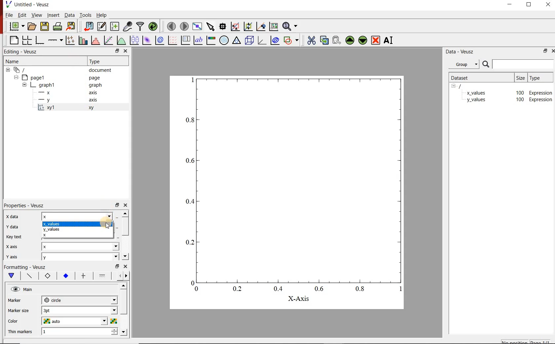 The width and height of the screenshot is (555, 344). What do you see at coordinates (336, 41) in the screenshot?
I see `paste the selected widget` at bounding box center [336, 41].